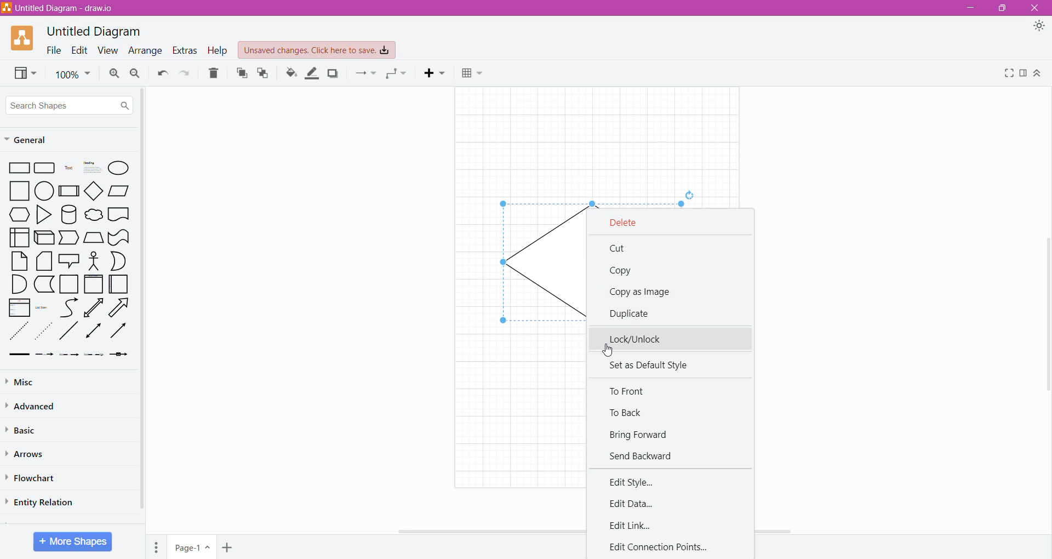 The width and height of the screenshot is (1052, 559). Describe the element at coordinates (672, 339) in the screenshot. I see `Lock/Unlock` at that location.